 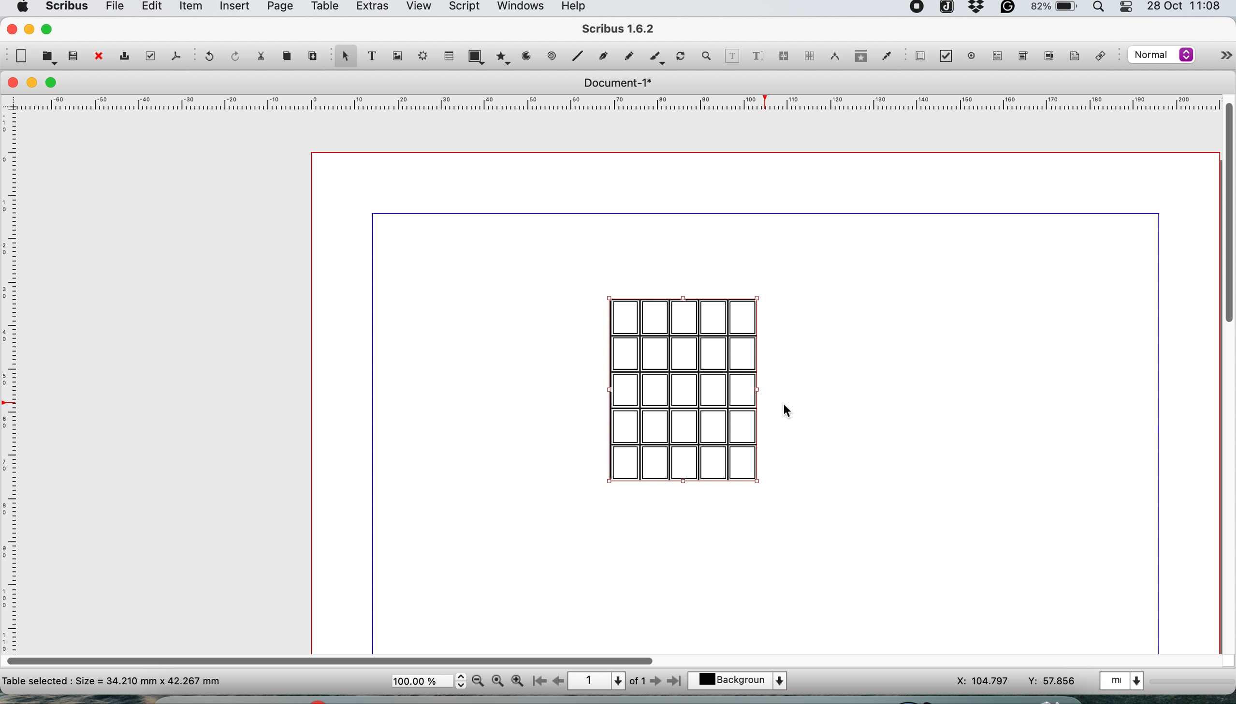 I want to click on date and time, so click(x=1186, y=7).